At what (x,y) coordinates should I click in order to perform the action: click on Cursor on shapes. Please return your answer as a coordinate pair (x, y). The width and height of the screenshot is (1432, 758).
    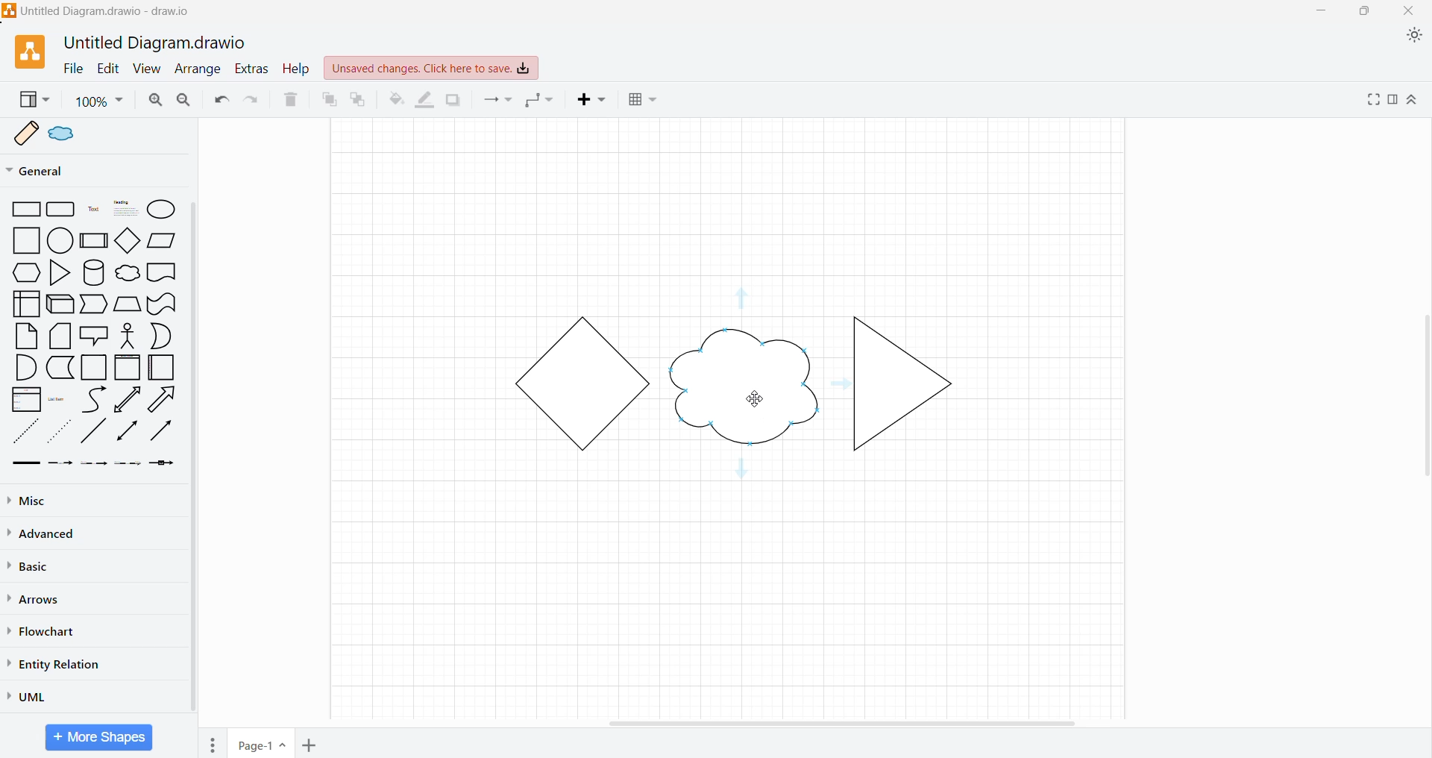
    Looking at the image, I should click on (752, 398).